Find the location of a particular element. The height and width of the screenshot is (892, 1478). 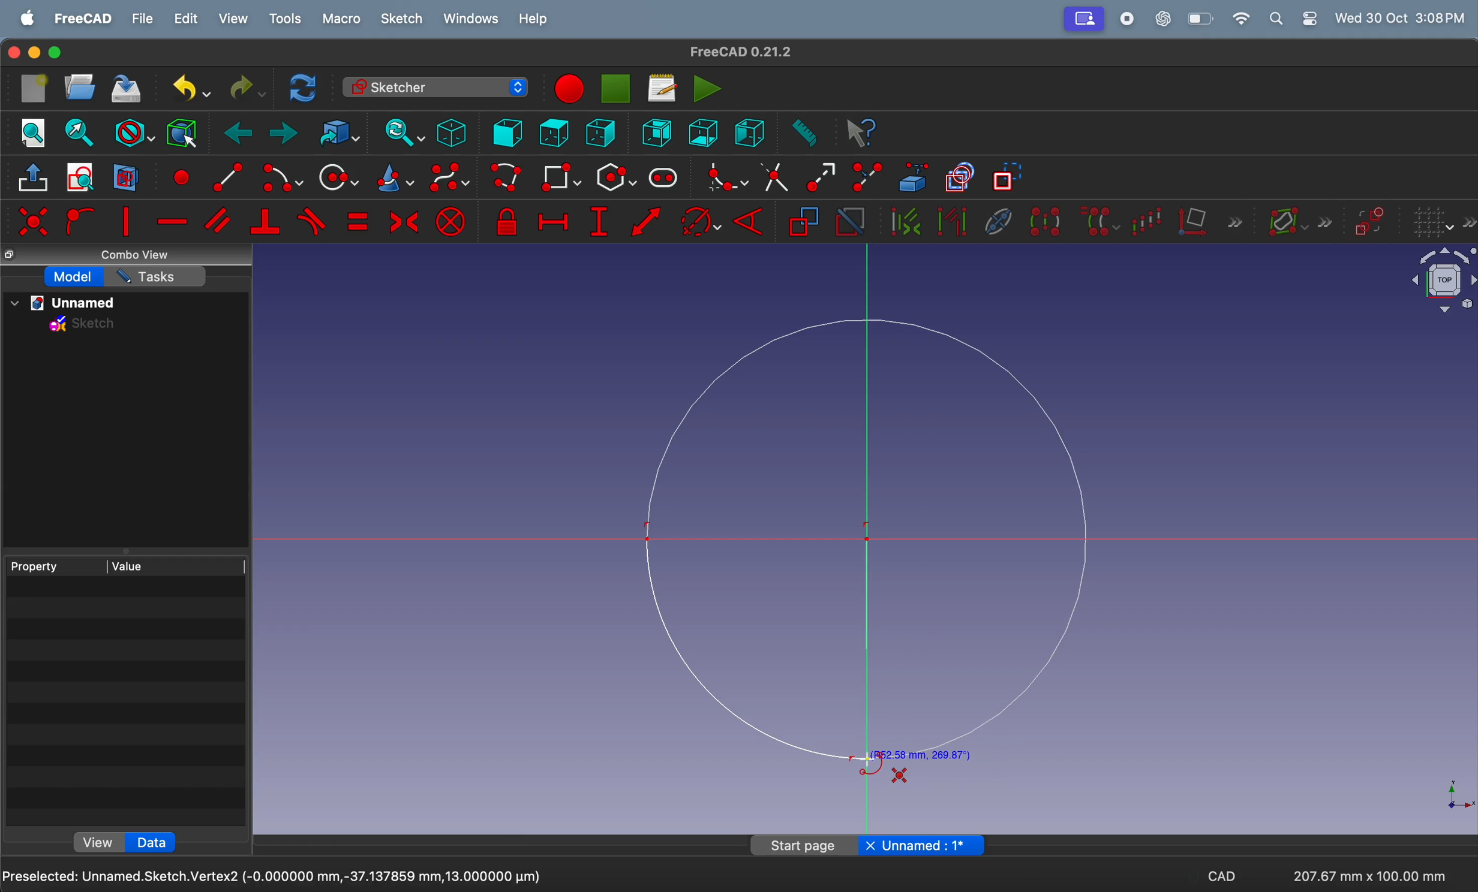

create rectangle is located at coordinates (561, 177).